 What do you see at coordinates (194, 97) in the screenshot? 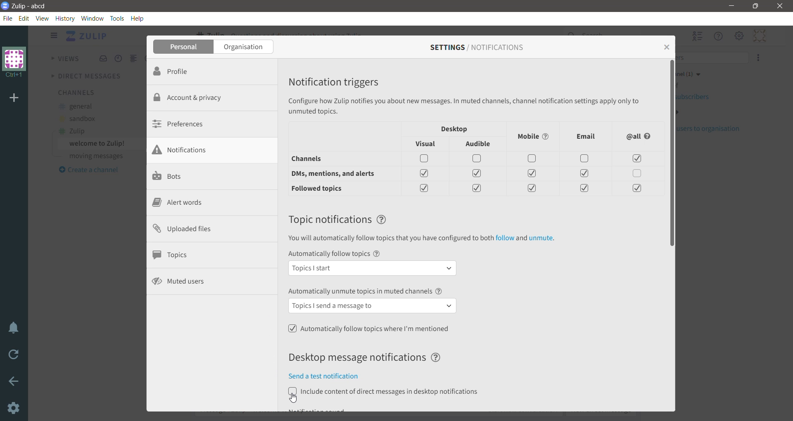
I see `Account and privacy` at bounding box center [194, 97].